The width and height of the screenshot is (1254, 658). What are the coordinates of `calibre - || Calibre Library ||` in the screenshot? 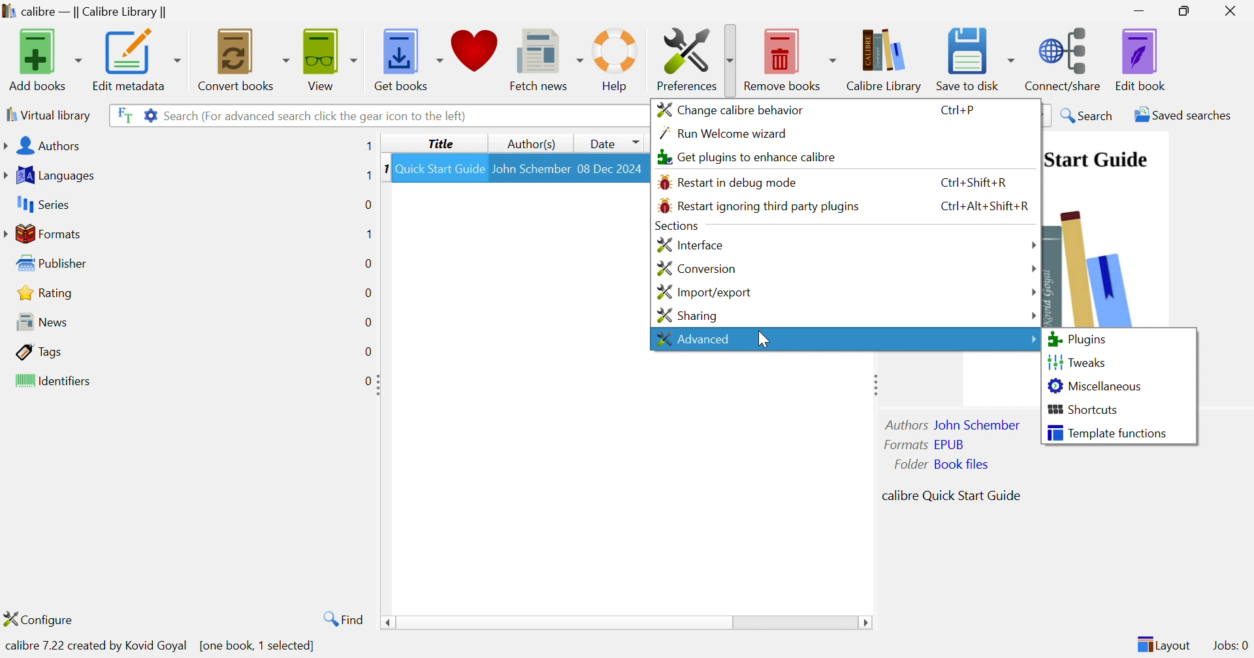 It's located at (83, 12).